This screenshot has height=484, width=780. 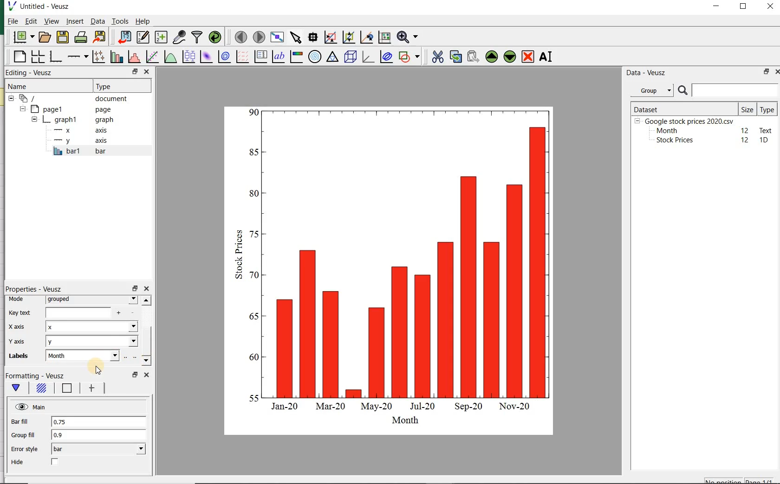 What do you see at coordinates (330, 37) in the screenshot?
I see `click or draw a rectangle to zoom graph axes` at bounding box center [330, 37].